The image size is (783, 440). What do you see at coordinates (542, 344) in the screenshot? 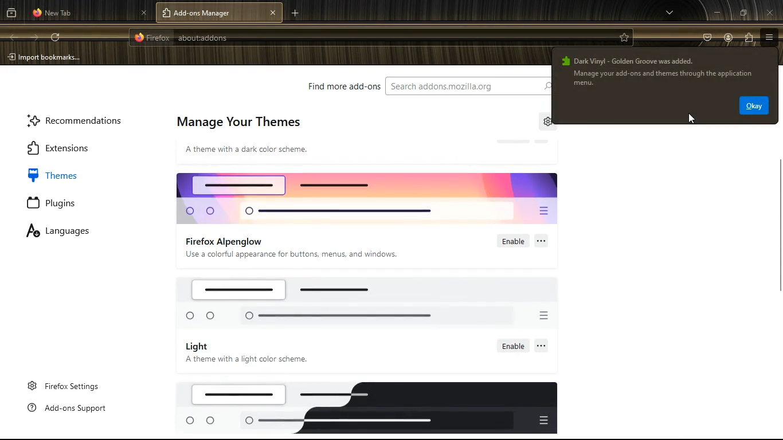
I see `More` at bounding box center [542, 344].